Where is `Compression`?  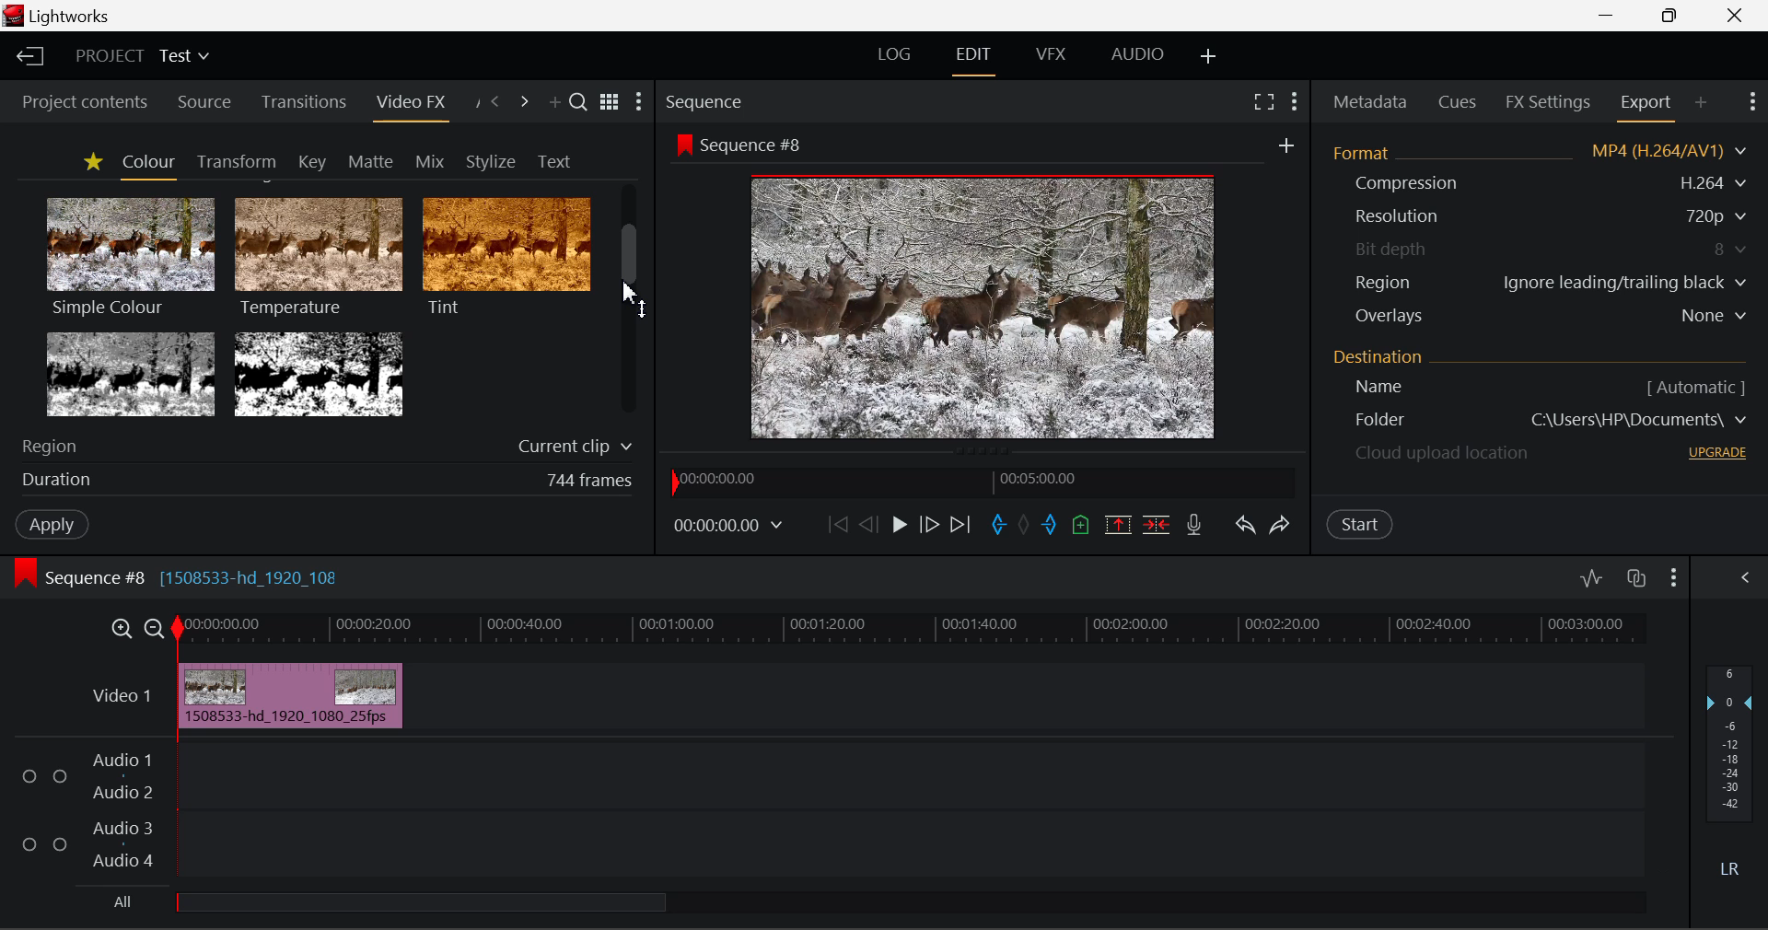 Compression is located at coordinates (1403, 183).